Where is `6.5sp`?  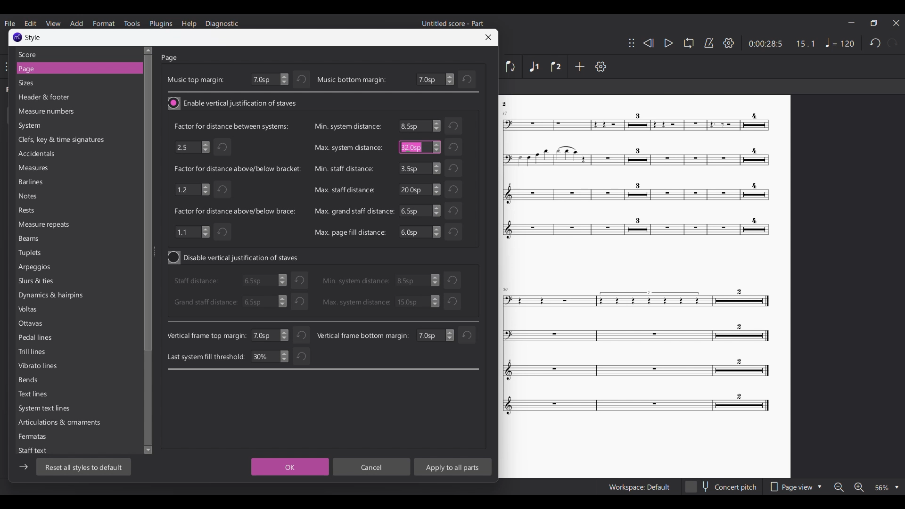 6.5sp is located at coordinates (420, 147).